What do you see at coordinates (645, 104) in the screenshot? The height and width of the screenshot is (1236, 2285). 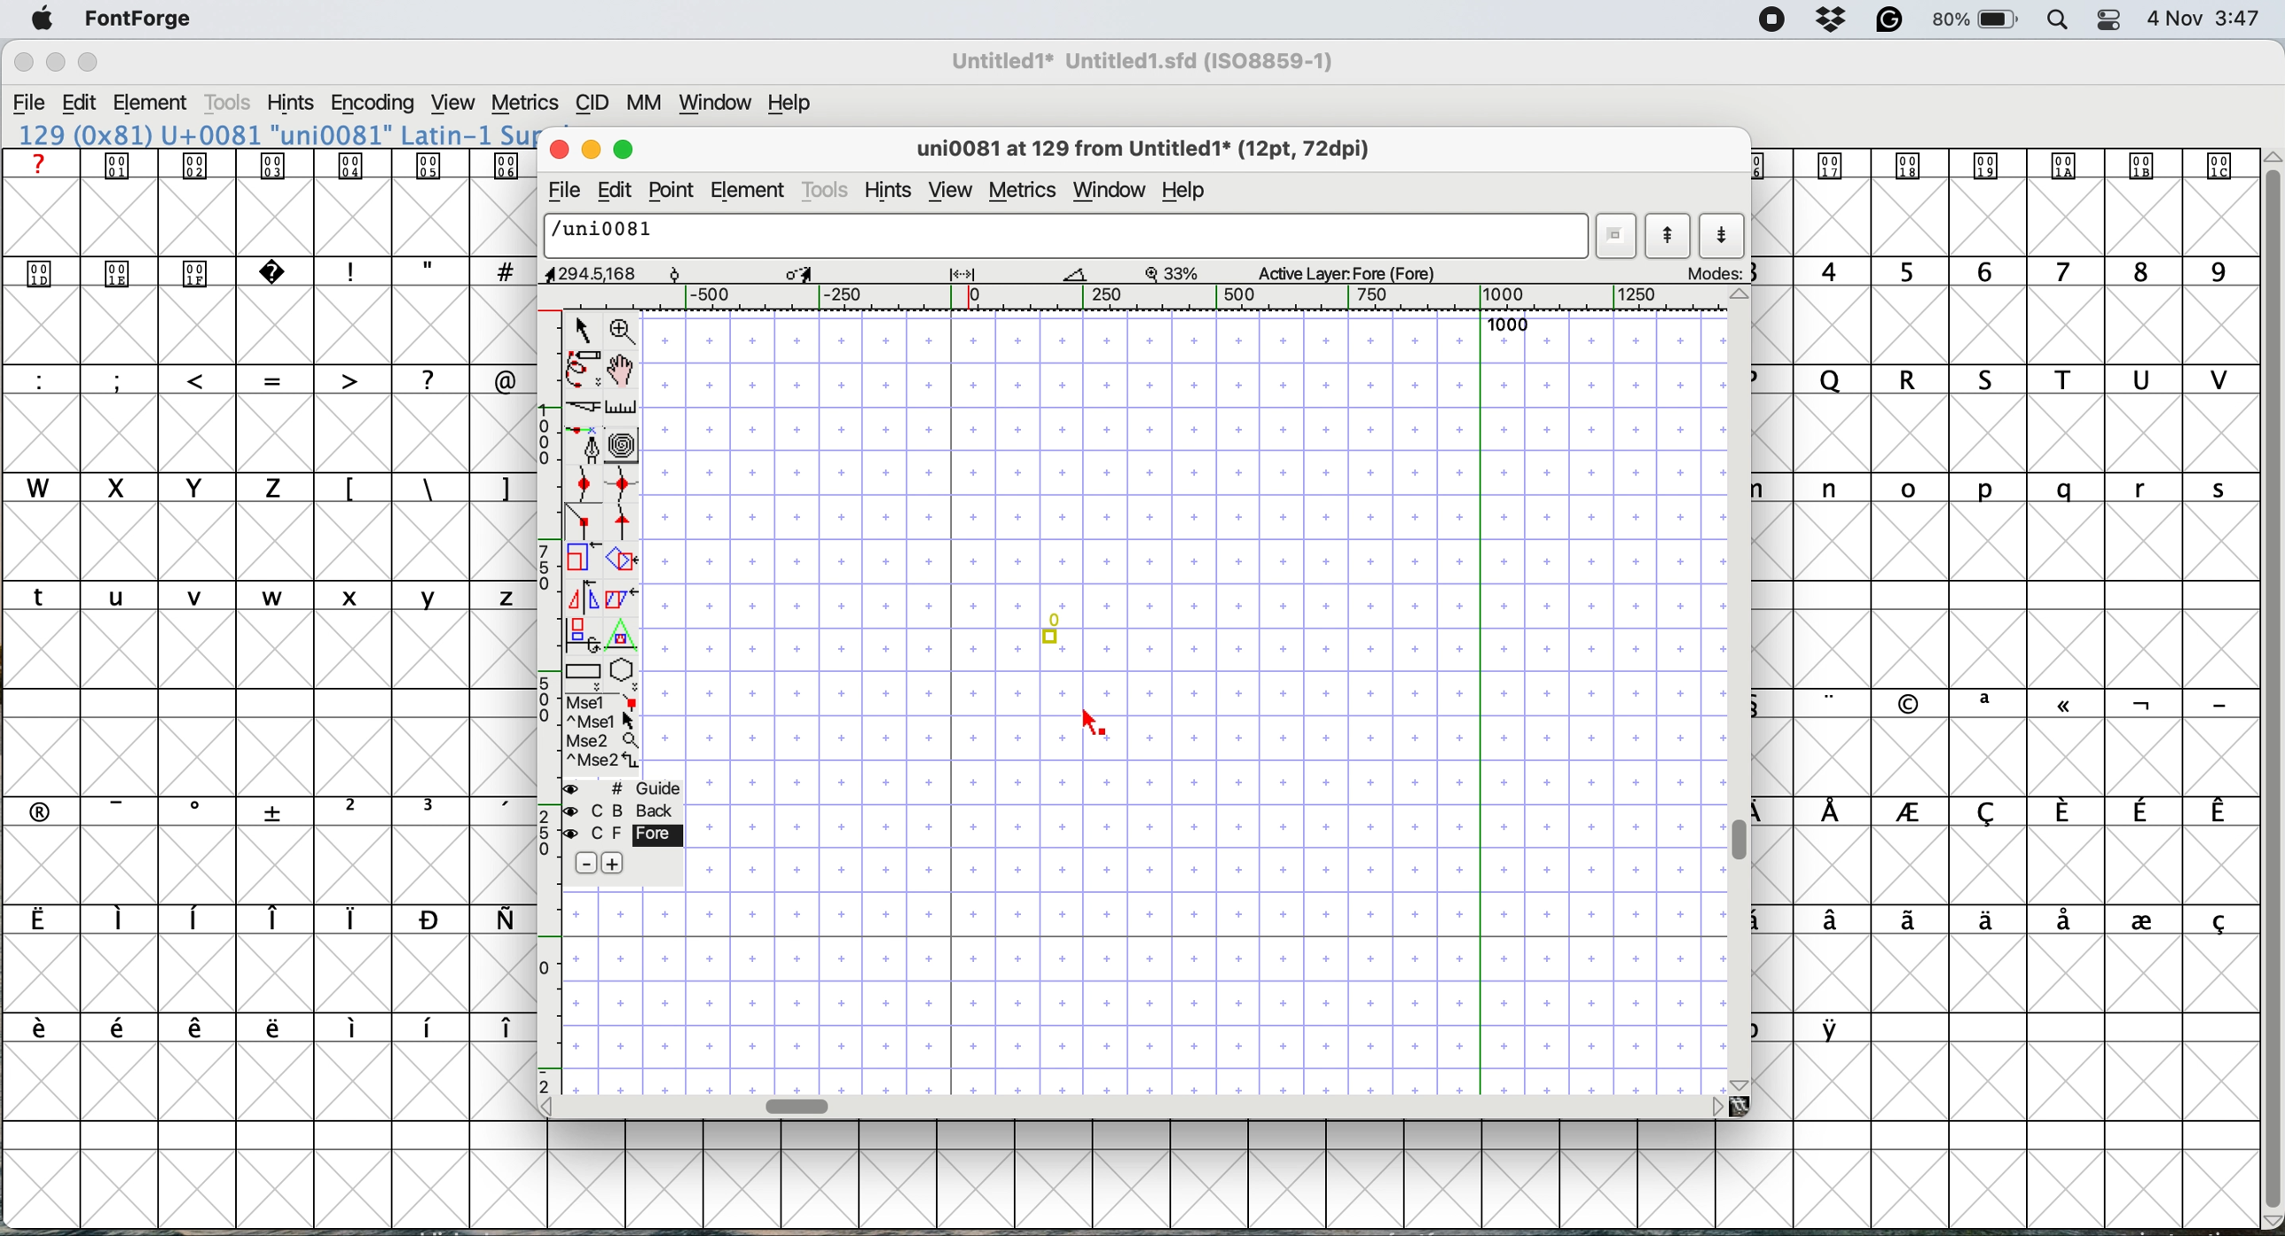 I see `MM` at bounding box center [645, 104].